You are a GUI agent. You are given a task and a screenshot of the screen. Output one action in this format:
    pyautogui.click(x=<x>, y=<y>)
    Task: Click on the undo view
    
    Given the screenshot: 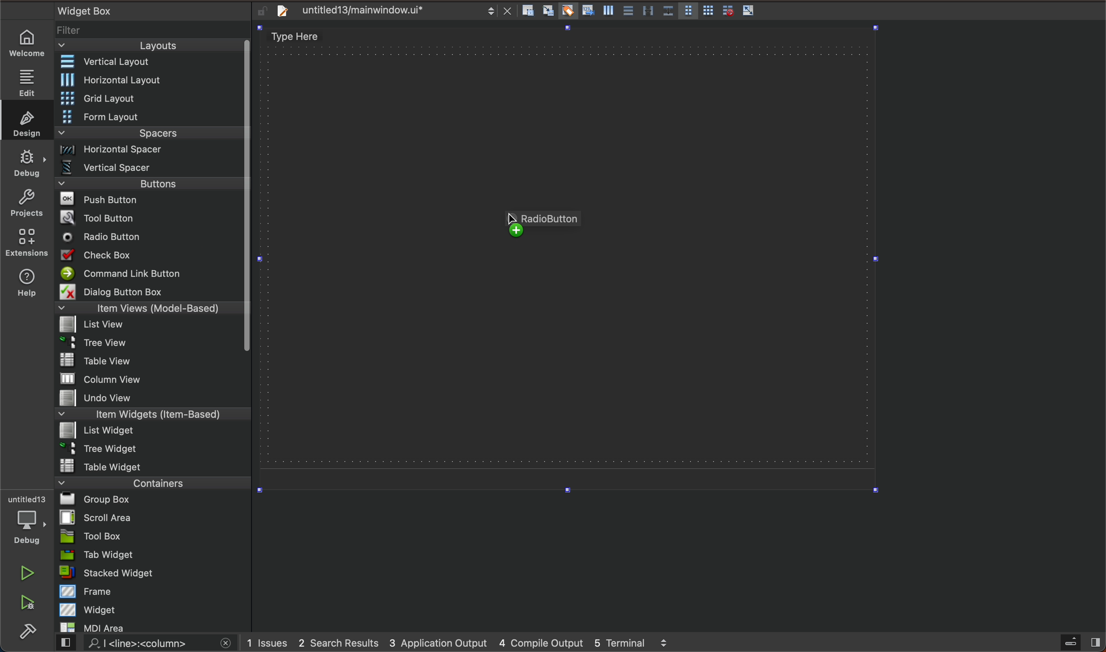 What is the action you would take?
    pyautogui.click(x=153, y=398)
    